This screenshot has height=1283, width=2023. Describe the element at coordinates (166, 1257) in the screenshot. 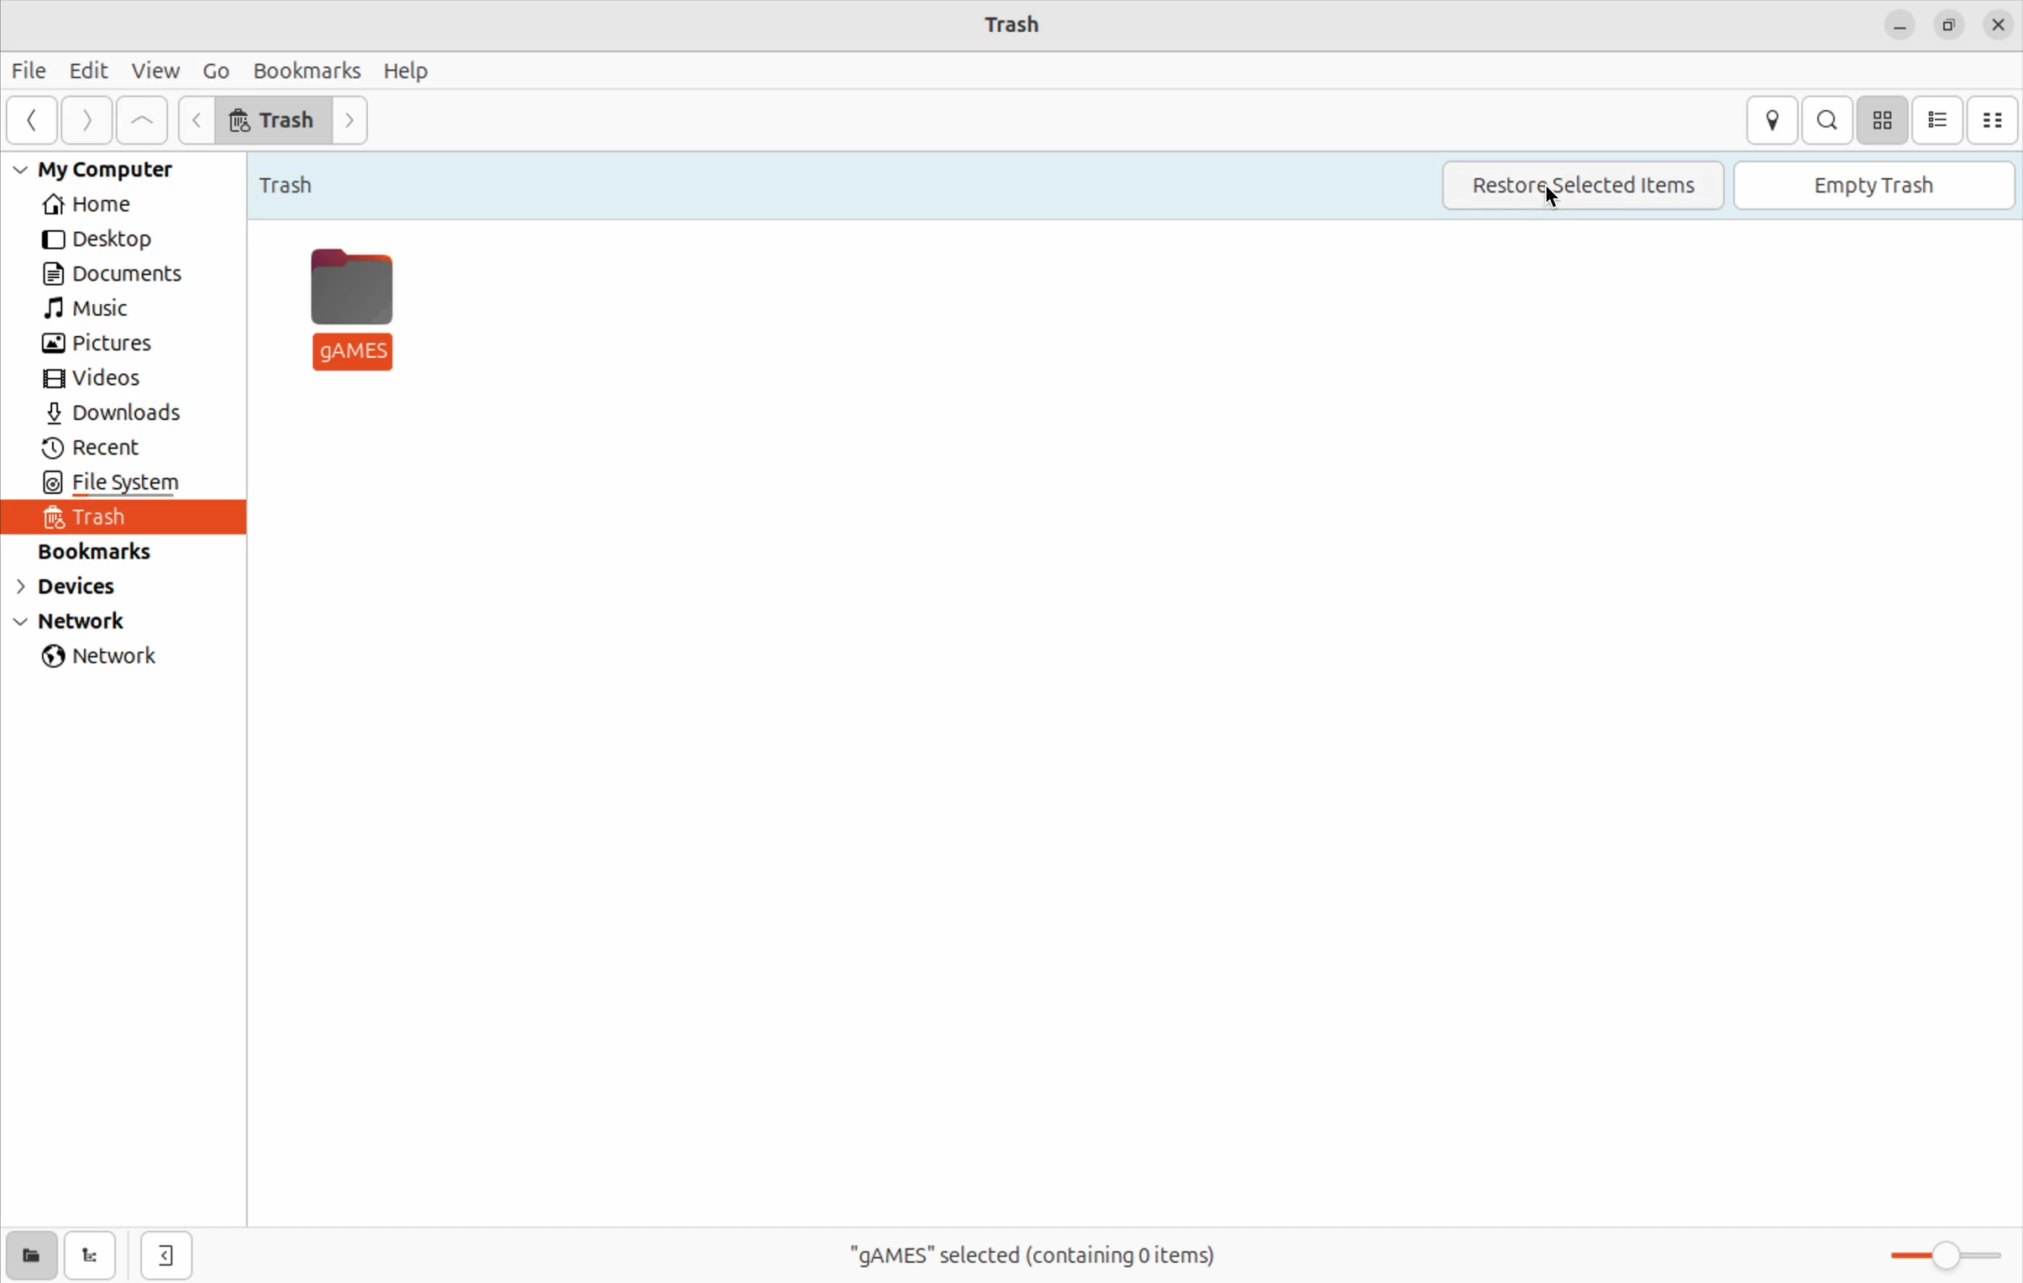

I see `hid side bar` at that location.